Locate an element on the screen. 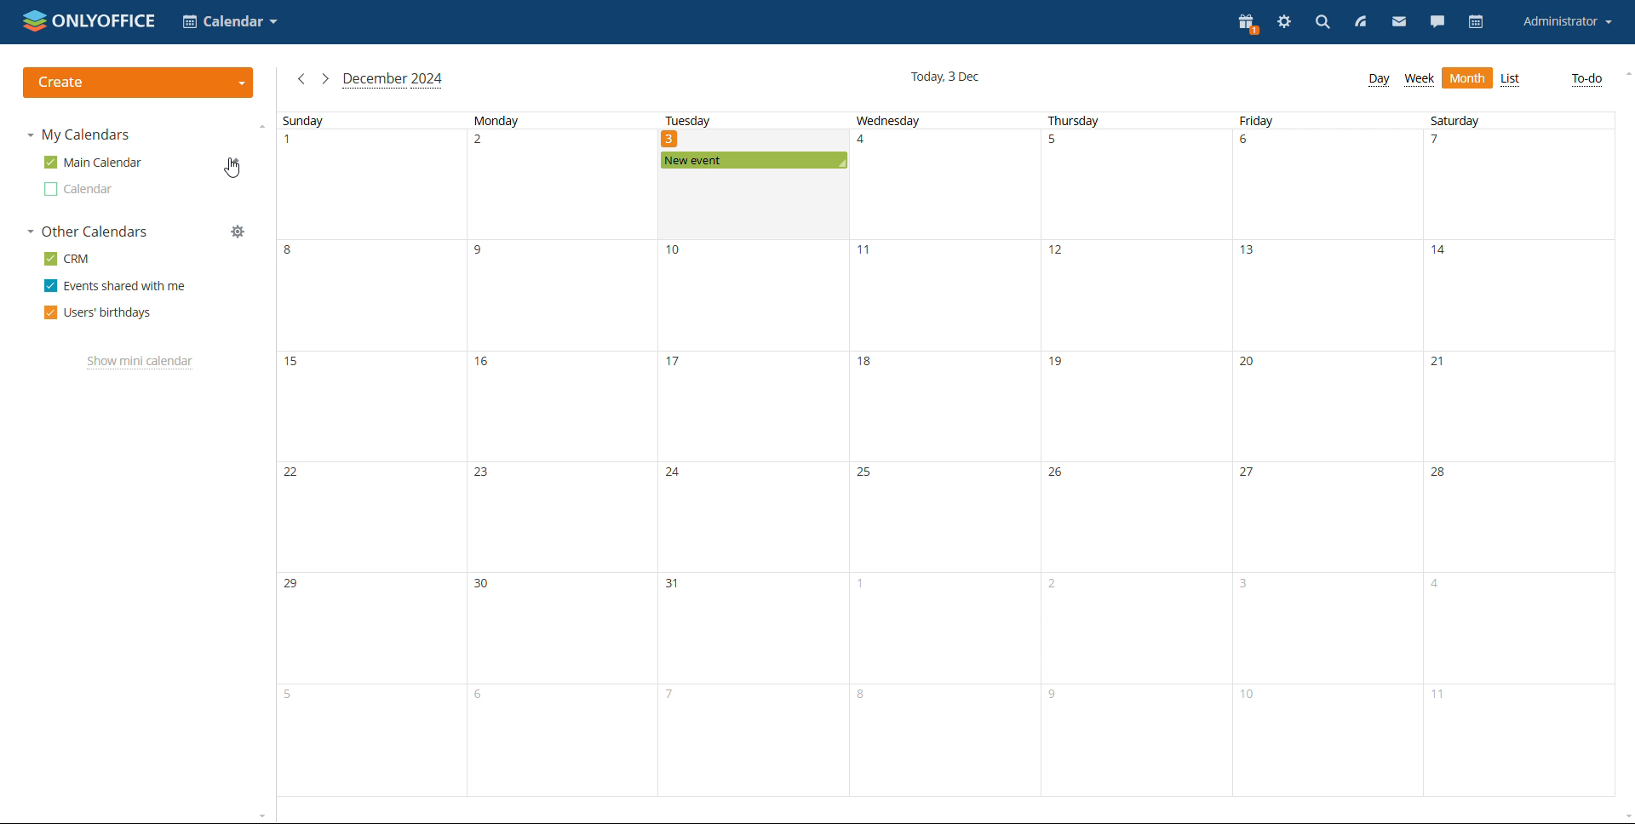  date is located at coordinates (754, 295).